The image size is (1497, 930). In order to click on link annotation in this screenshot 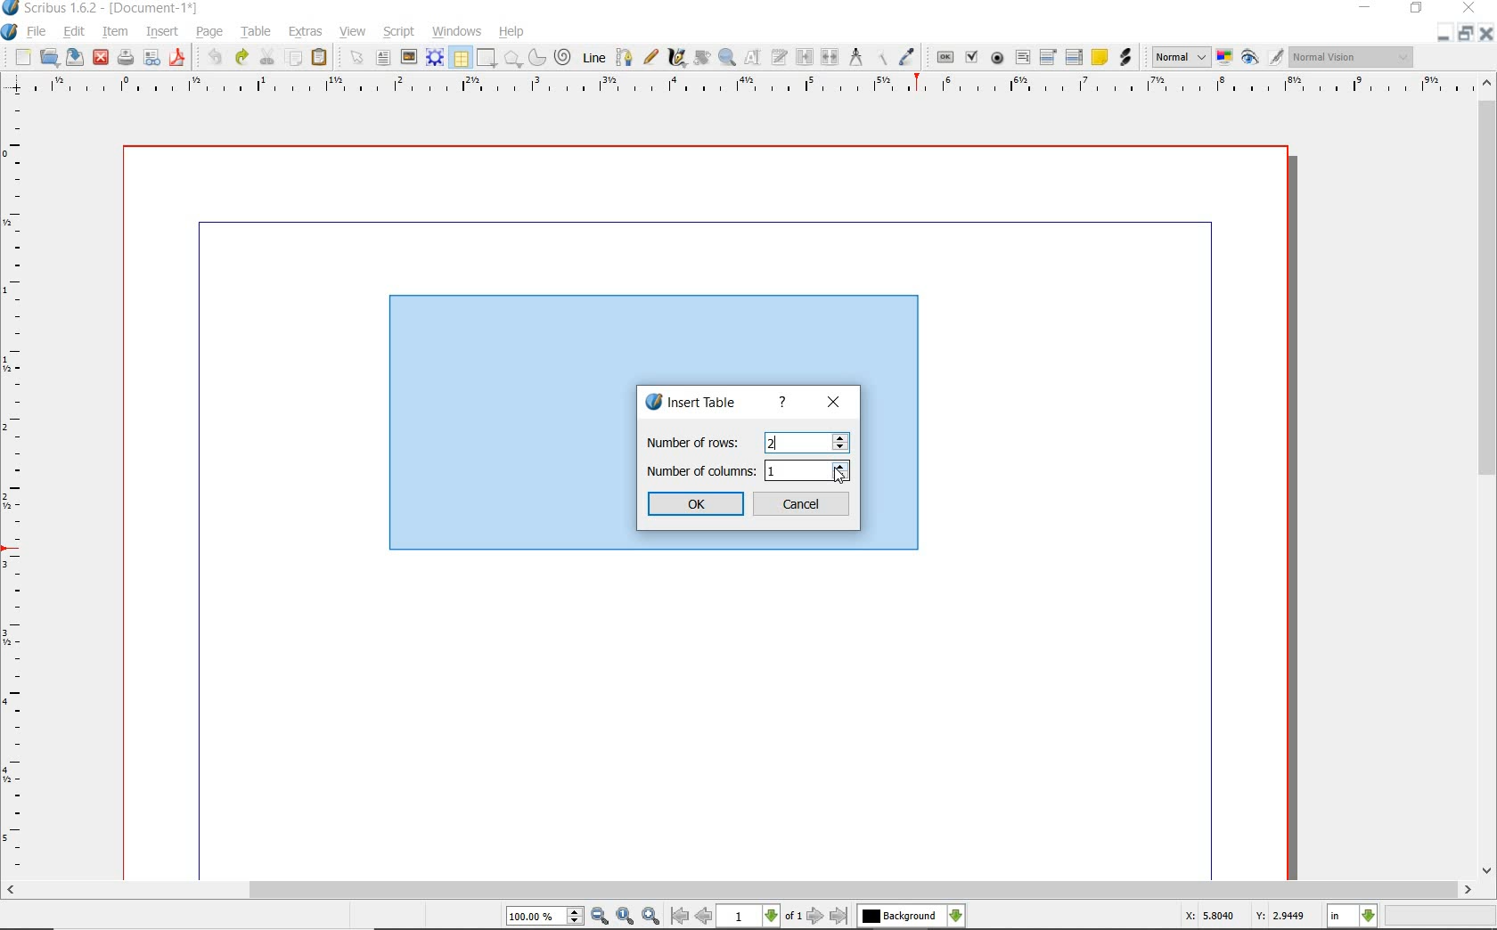, I will do `click(1125, 57)`.